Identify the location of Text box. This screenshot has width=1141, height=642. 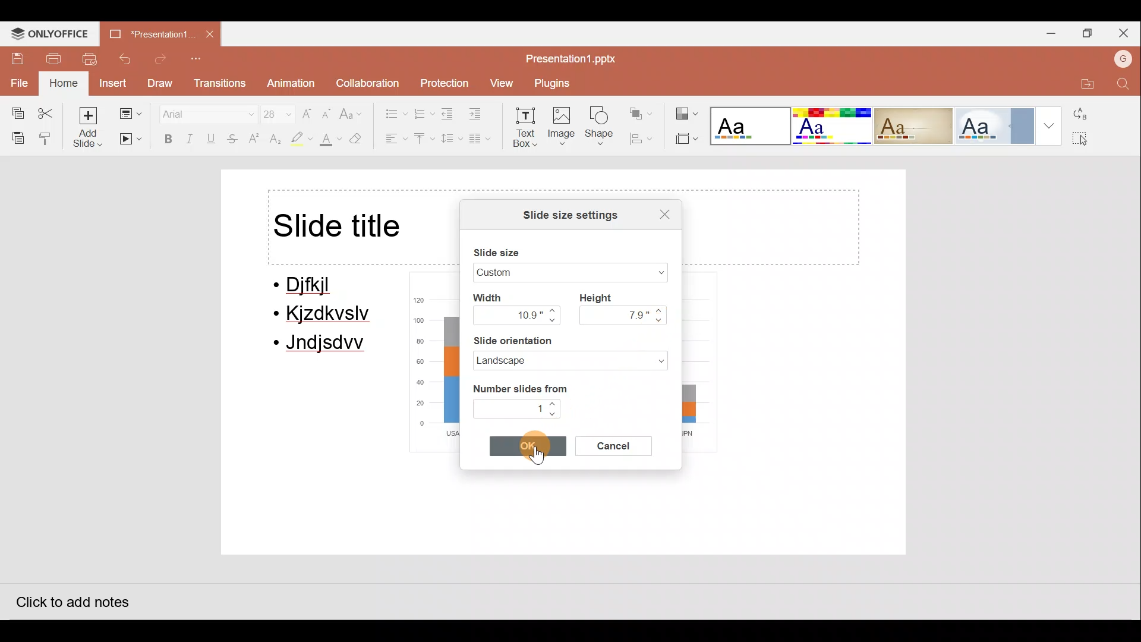
(527, 130).